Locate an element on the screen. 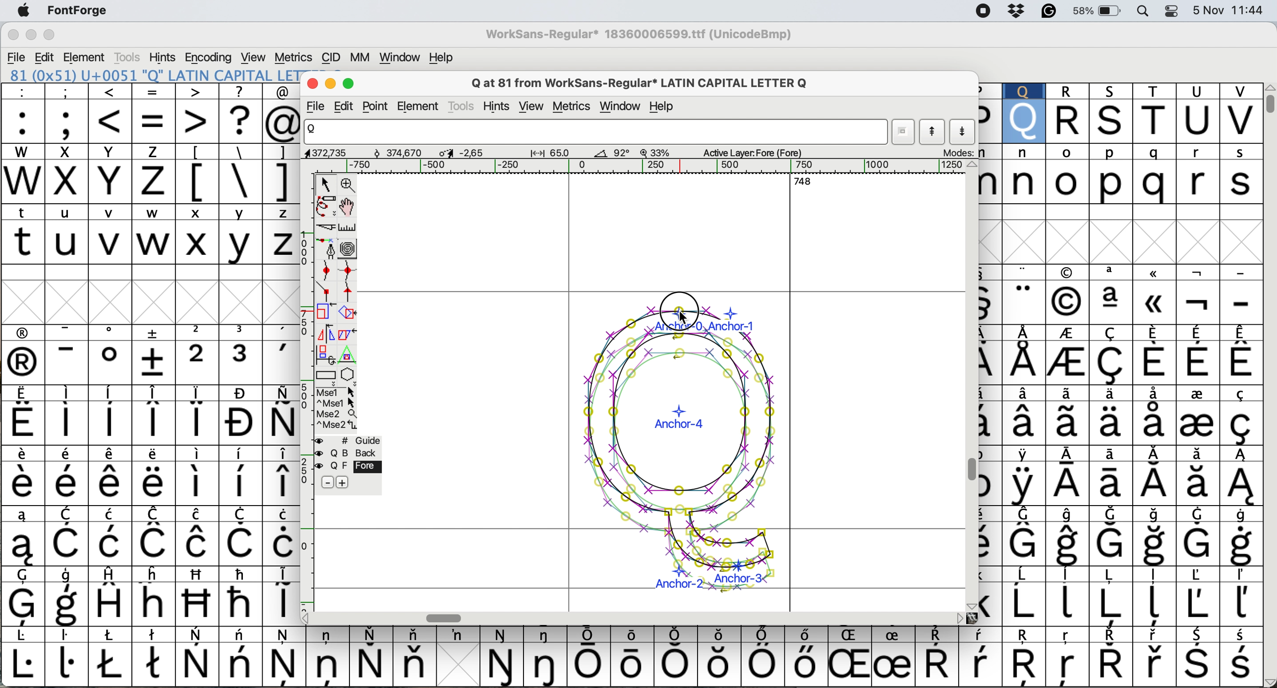 This screenshot has height=688, width=1277. special characters is located at coordinates (232, 153).